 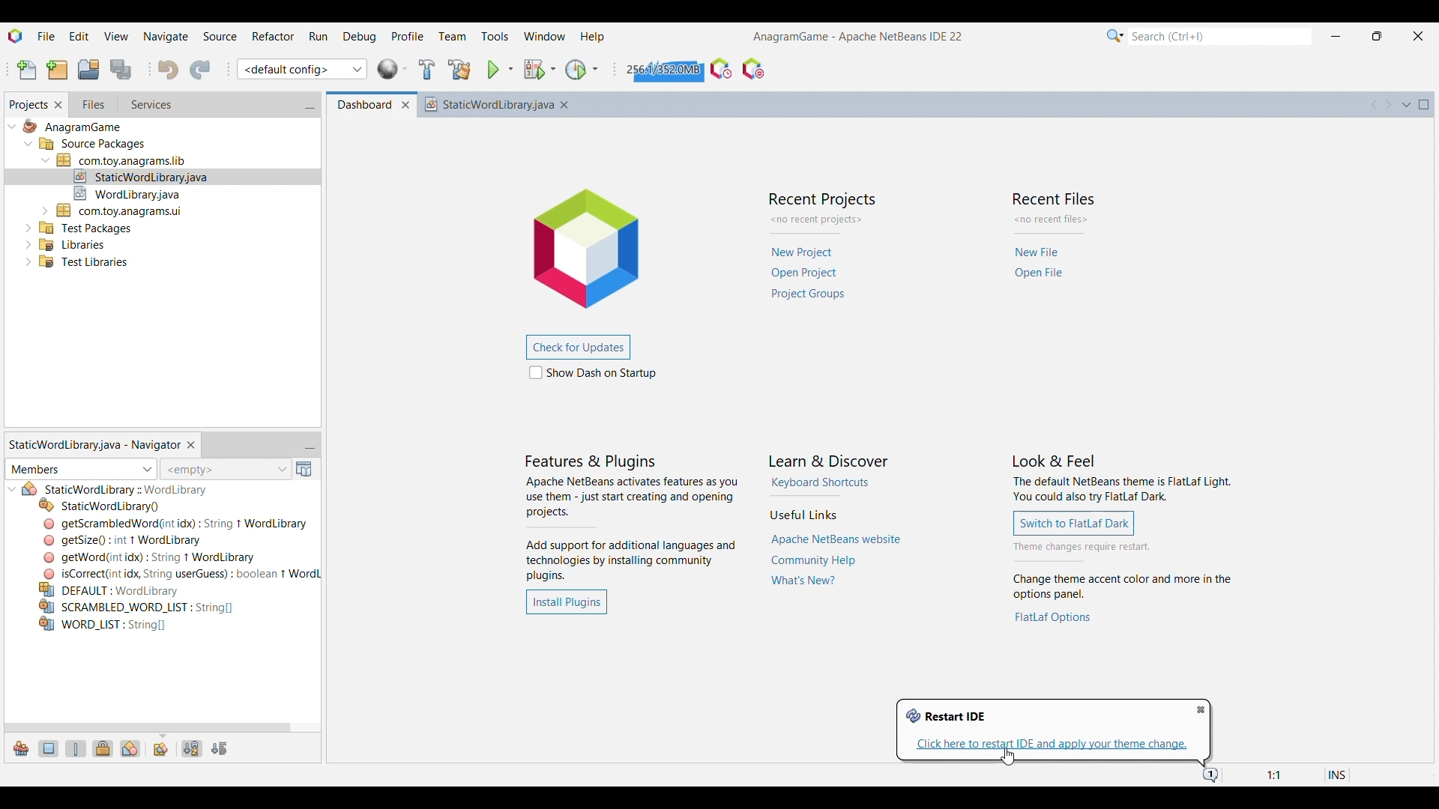 What do you see at coordinates (1052, 745) in the screenshot?
I see `Click to restart and apply change` at bounding box center [1052, 745].